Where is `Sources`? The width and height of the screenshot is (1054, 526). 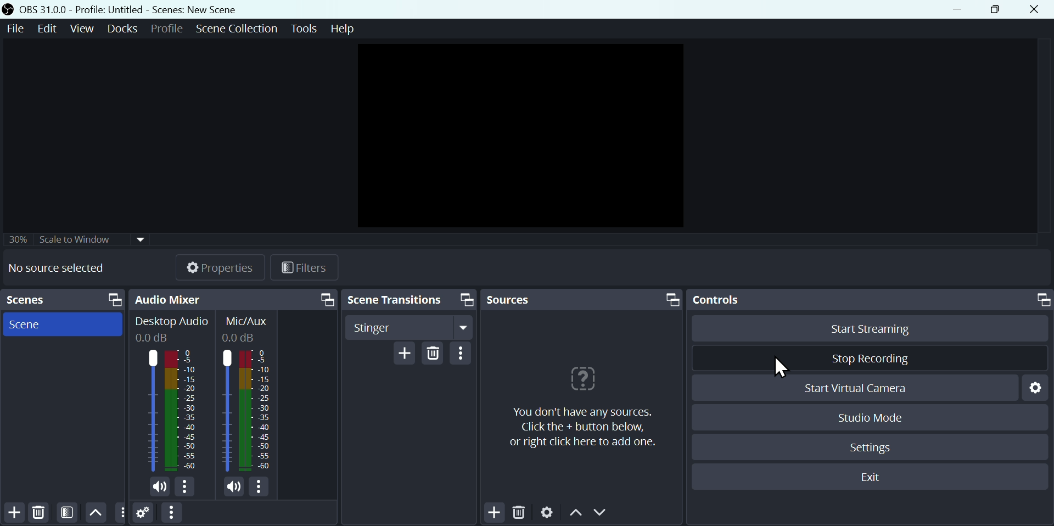
Sources is located at coordinates (517, 299).